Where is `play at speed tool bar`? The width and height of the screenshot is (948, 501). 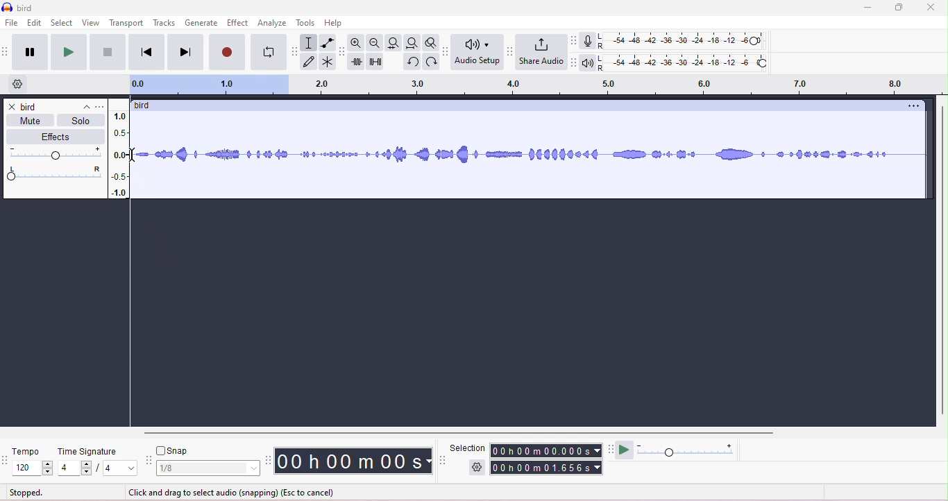
play at speed tool bar is located at coordinates (609, 448).